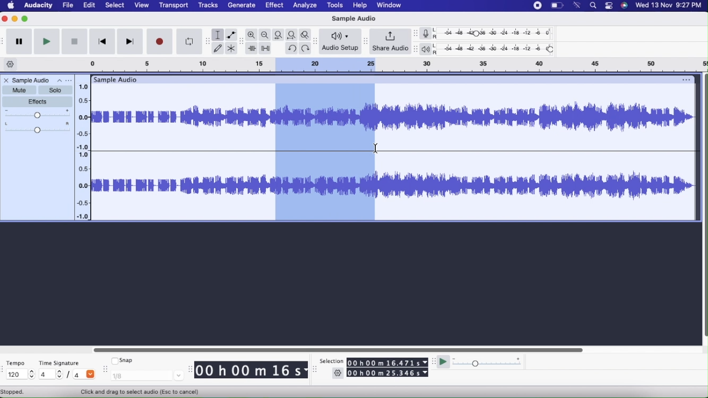 The image size is (708, 398). Describe the element at coordinates (19, 42) in the screenshot. I see `Pause` at that location.